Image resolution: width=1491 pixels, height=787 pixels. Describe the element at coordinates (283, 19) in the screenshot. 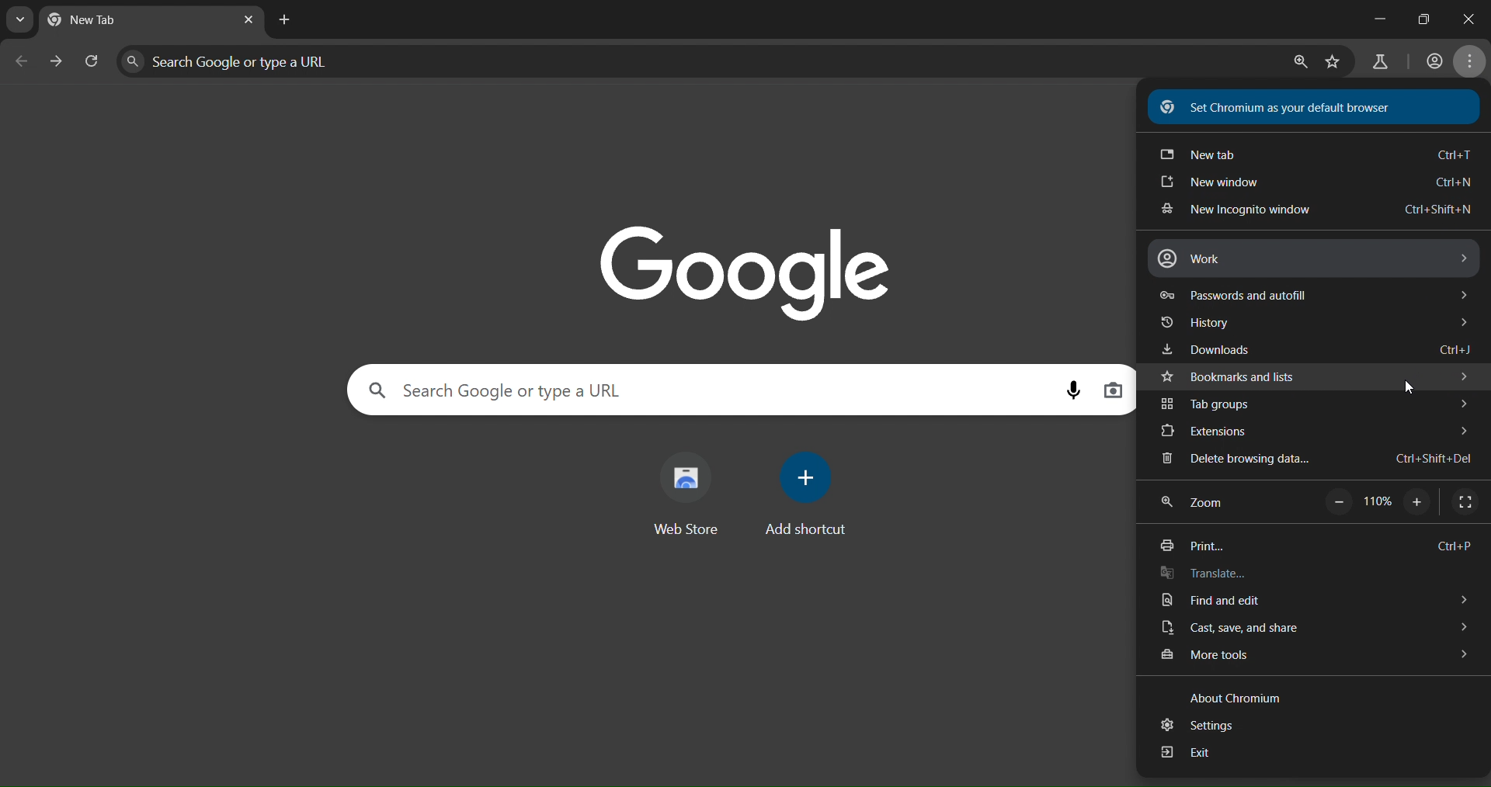

I see `open new tab` at that location.